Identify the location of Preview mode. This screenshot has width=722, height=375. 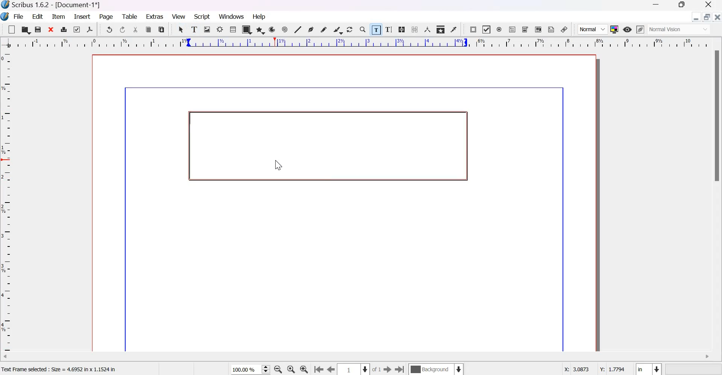
(627, 30).